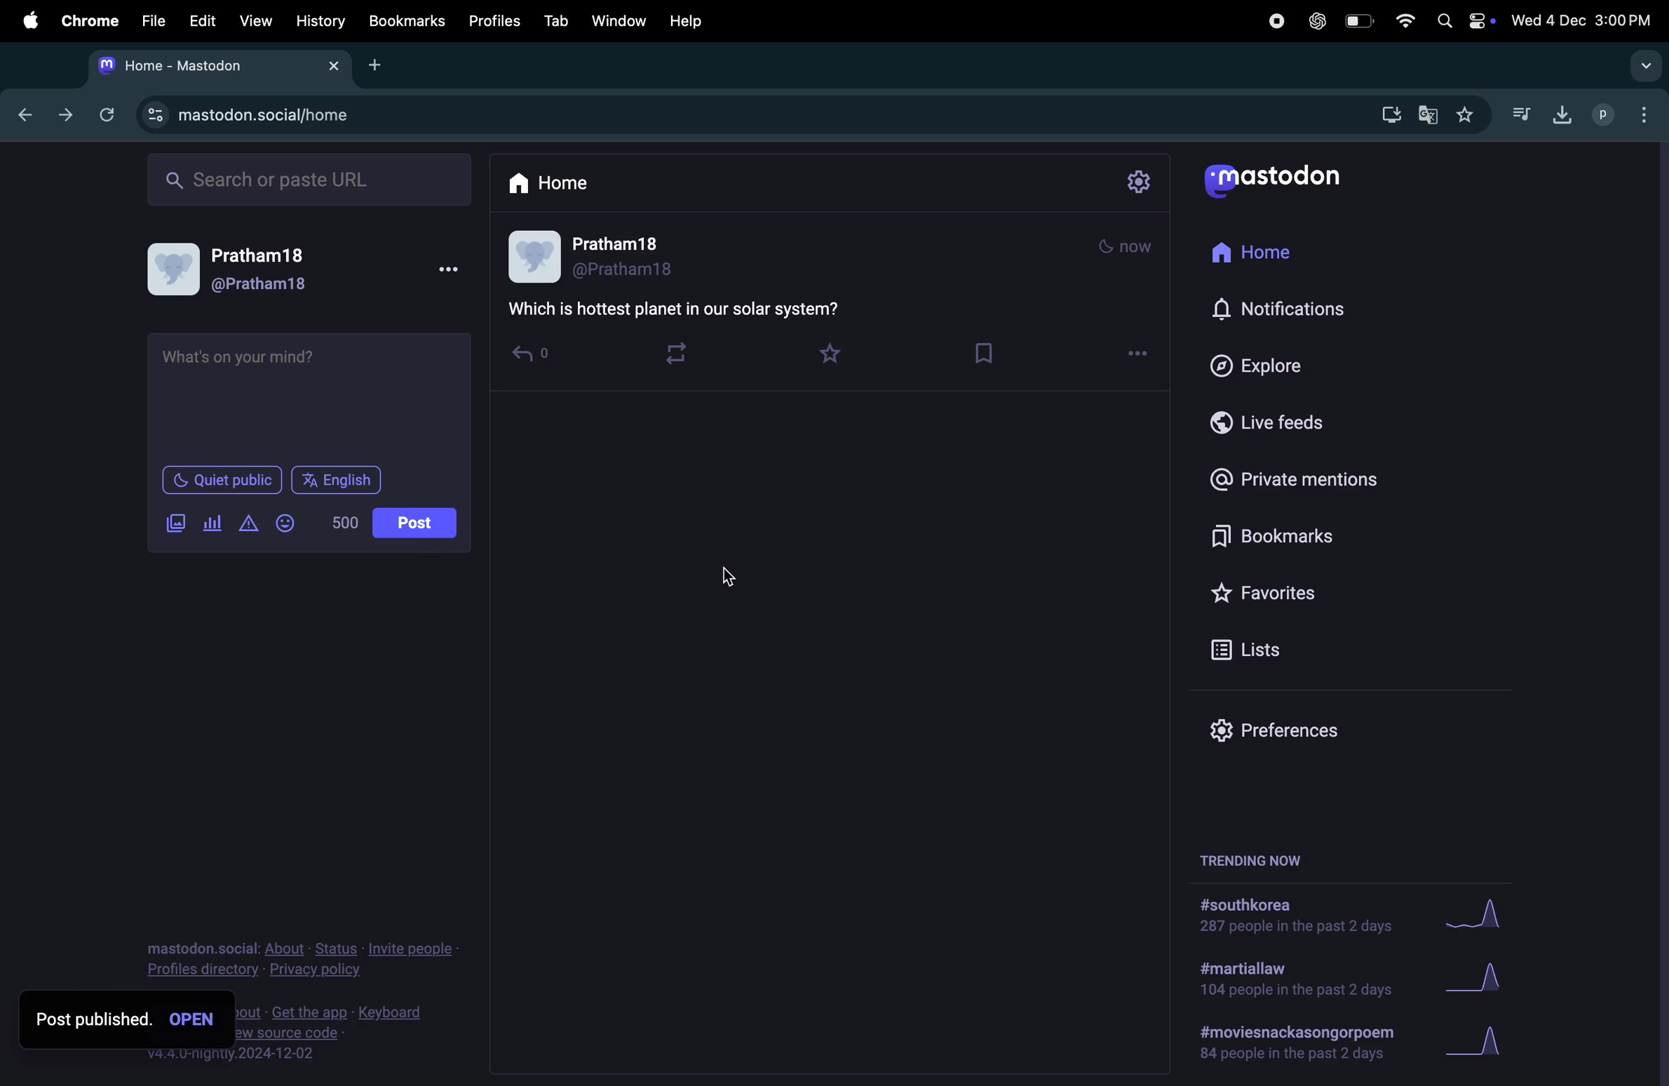  What do you see at coordinates (1320, 476) in the screenshot?
I see `private mentions` at bounding box center [1320, 476].